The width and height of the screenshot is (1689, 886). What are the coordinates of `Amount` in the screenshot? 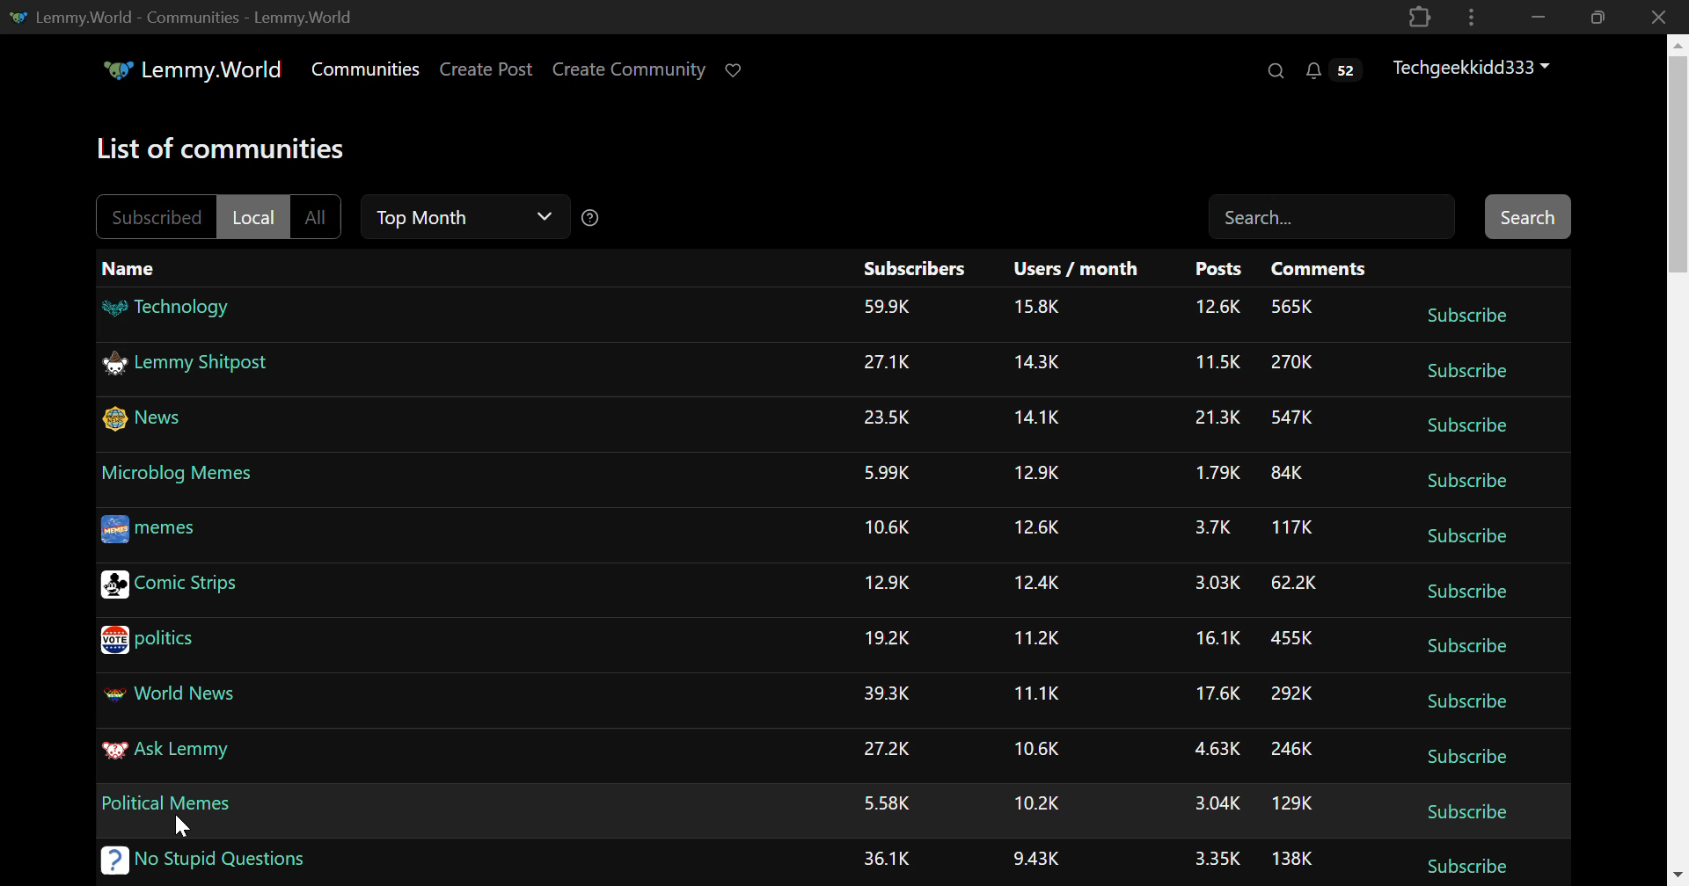 It's located at (1294, 749).